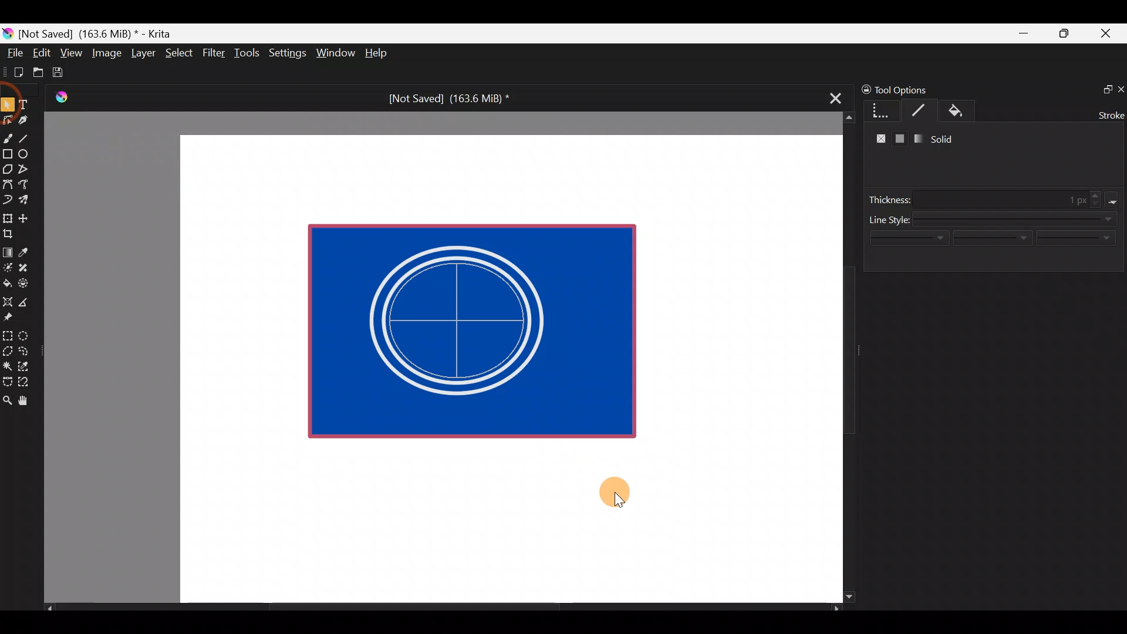  What do you see at coordinates (7, 348) in the screenshot?
I see `Polygonal section tool` at bounding box center [7, 348].